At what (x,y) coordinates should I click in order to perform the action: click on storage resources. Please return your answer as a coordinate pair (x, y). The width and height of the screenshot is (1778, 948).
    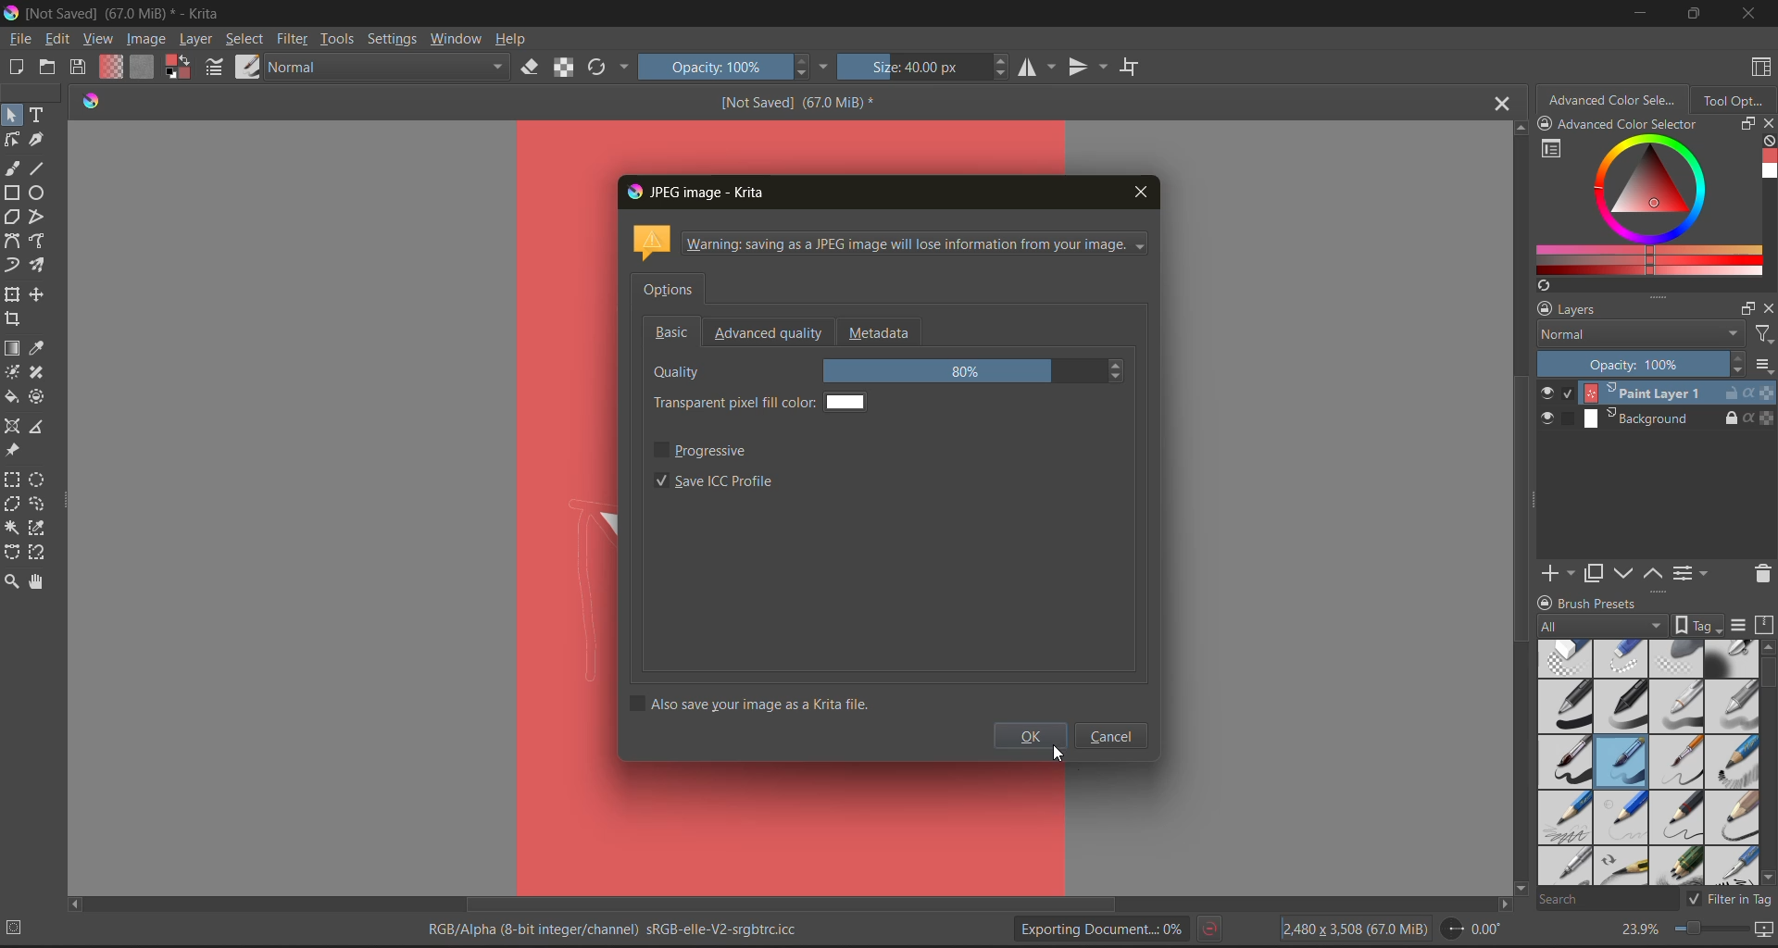
    Looking at the image, I should click on (1766, 626).